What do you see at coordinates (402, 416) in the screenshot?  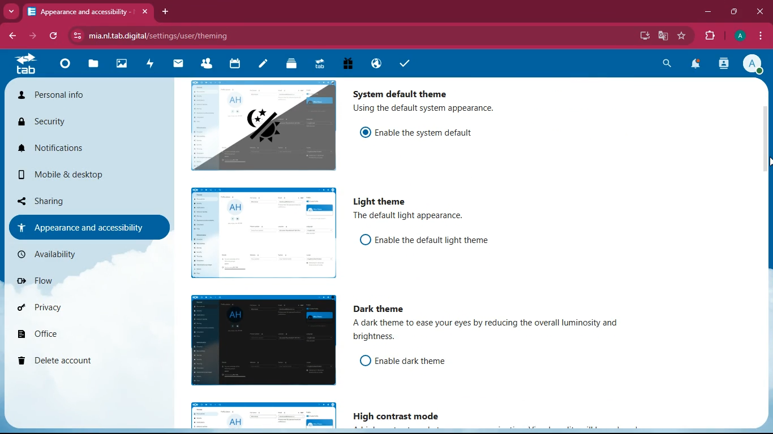 I see `high contrast` at bounding box center [402, 416].